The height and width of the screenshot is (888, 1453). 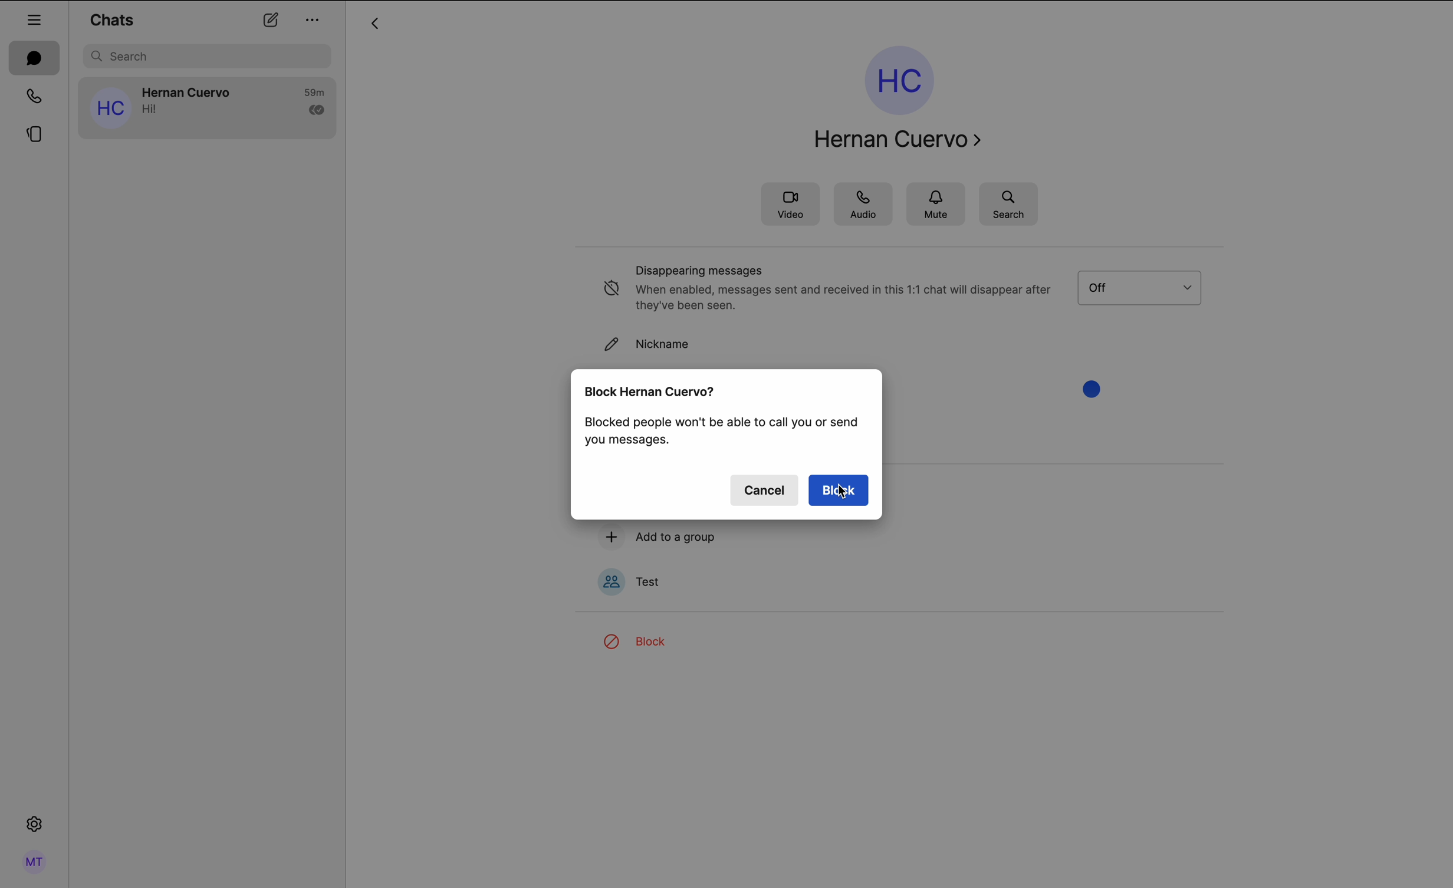 What do you see at coordinates (982, 136) in the screenshot?
I see `navigate arrow` at bounding box center [982, 136].